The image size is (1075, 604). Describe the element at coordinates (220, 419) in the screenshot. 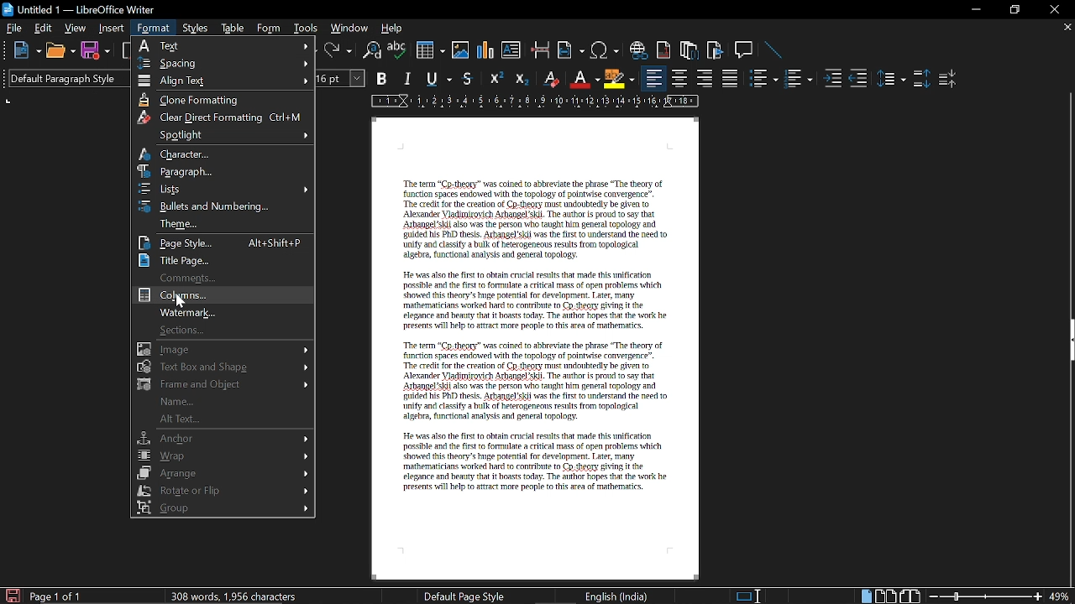

I see `Alt text` at that location.